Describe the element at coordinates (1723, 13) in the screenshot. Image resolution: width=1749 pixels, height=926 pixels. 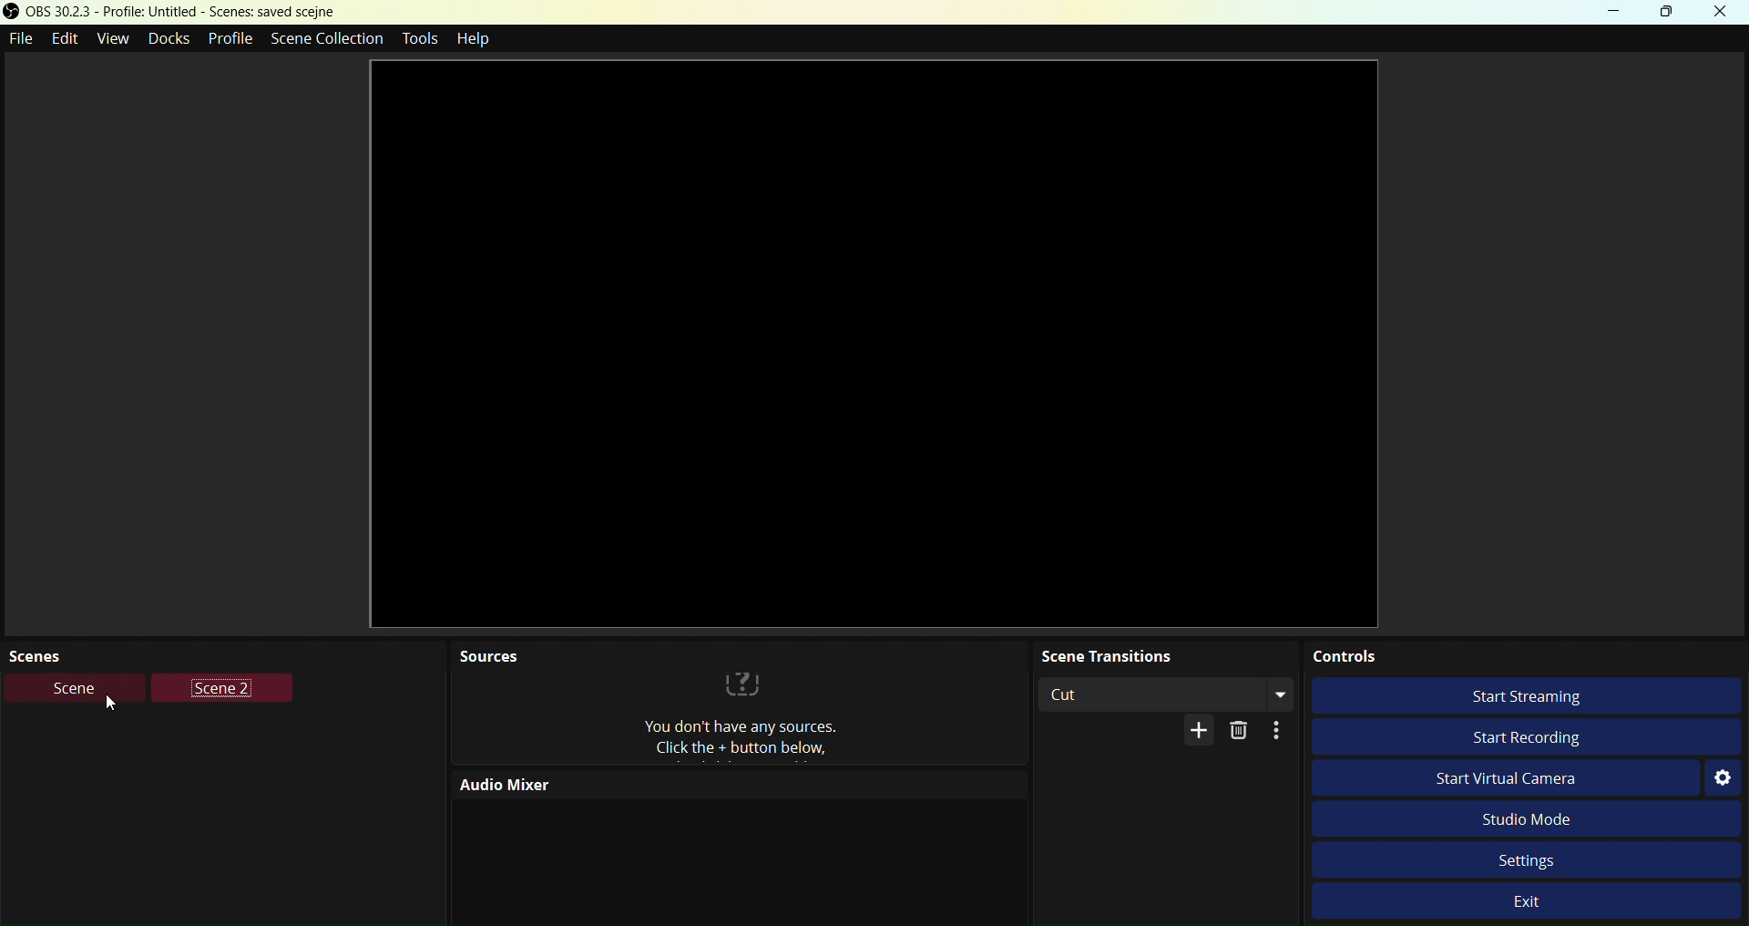
I see `Close` at that location.